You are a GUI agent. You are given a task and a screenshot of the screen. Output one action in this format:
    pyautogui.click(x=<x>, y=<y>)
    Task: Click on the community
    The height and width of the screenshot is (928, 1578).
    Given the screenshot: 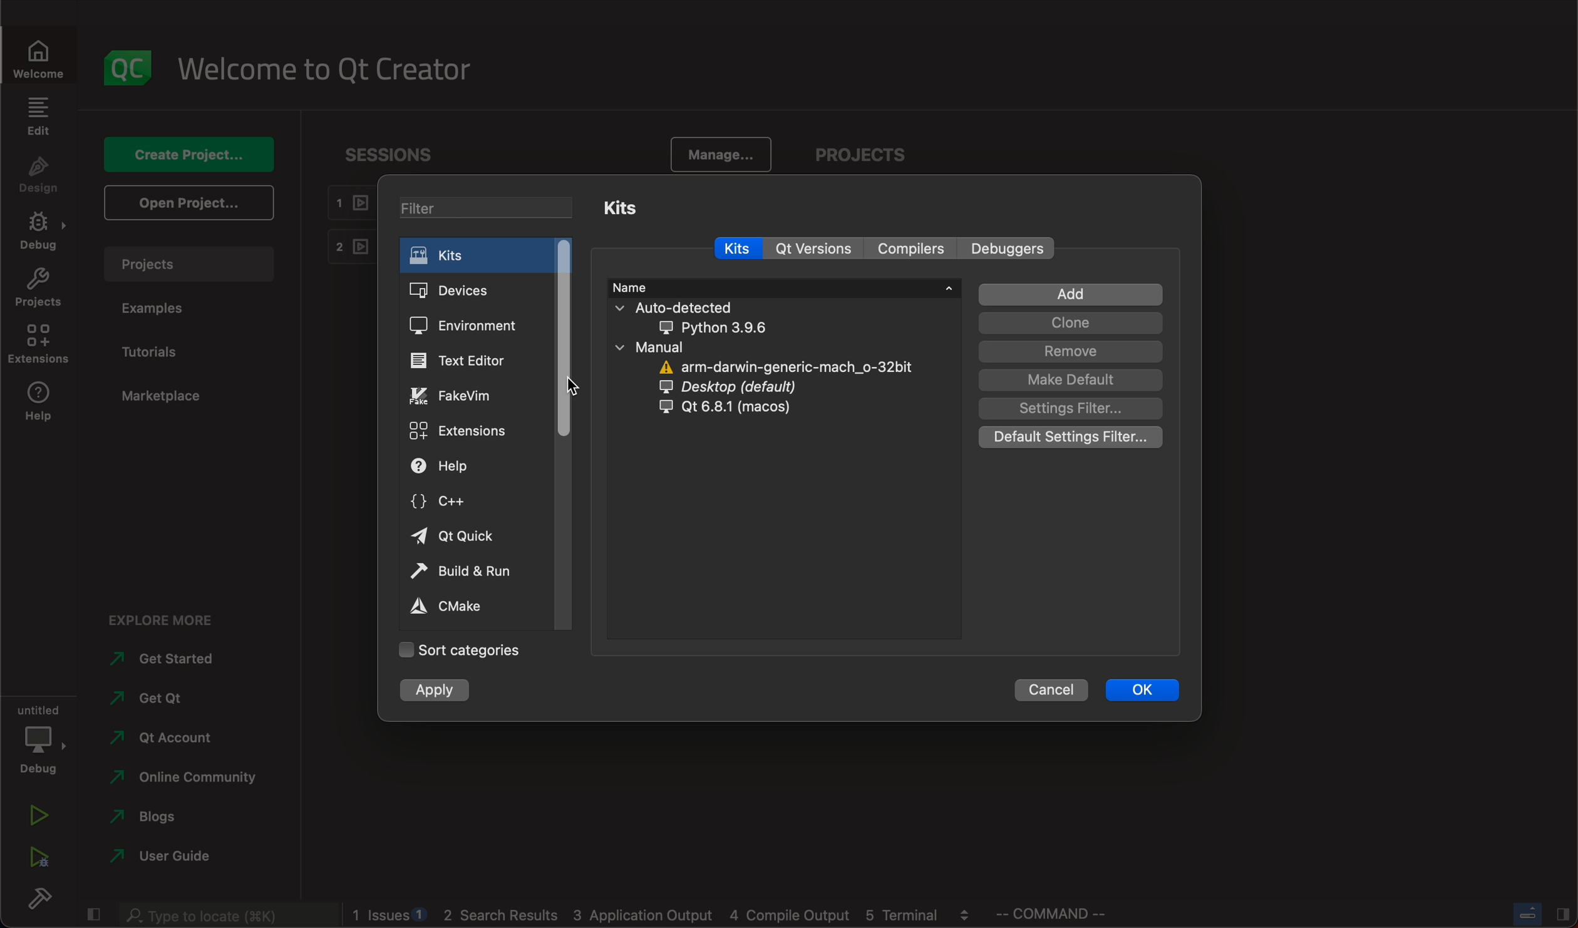 What is the action you would take?
    pyautogui.click(x=192, y=778)
    